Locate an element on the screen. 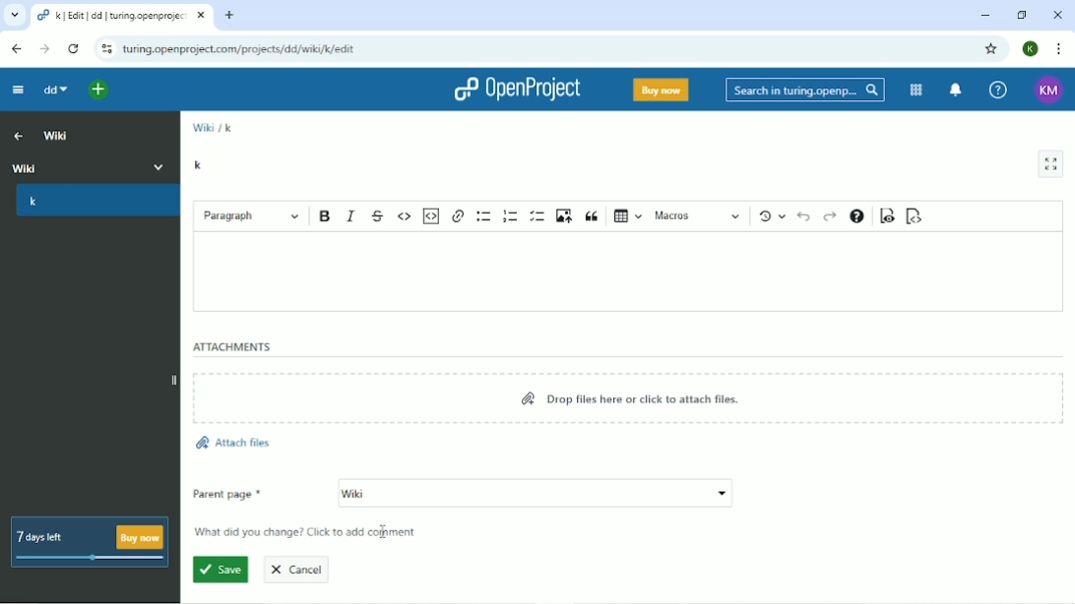  To notification center is located at coordinates (956, 90).